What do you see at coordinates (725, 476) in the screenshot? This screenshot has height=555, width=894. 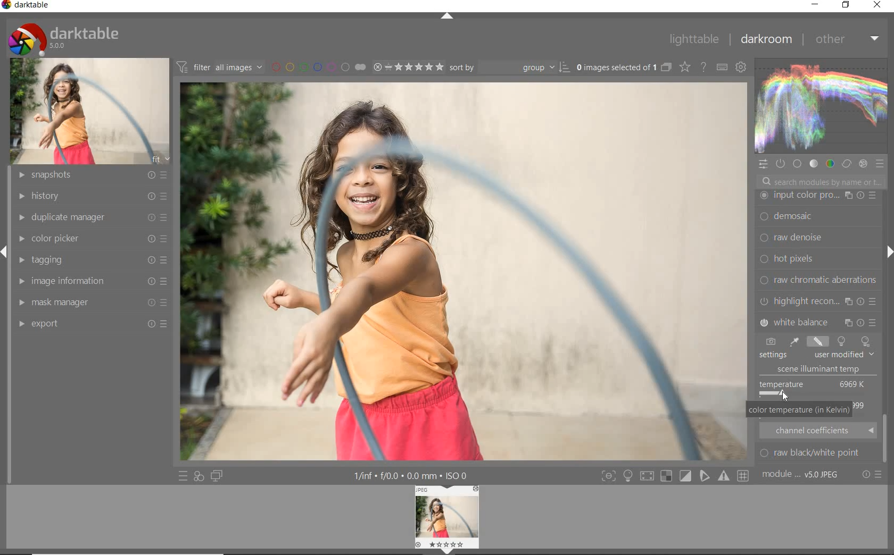 I see `toggle mode ` at bounding box center [725, 476].